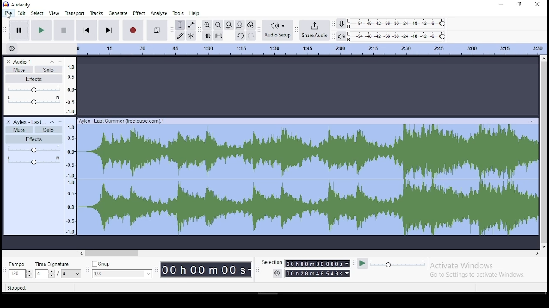  Describe the element at coordinates (139, 13) in the screenshot. I see `effect` at that location.